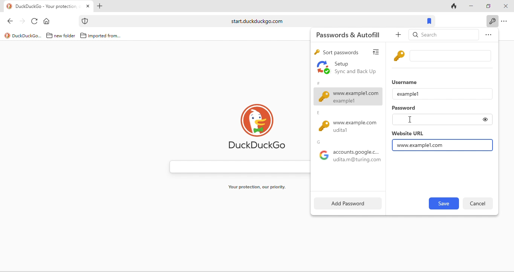 This screenshot has width=514, height=272. I want to click on option, so click(505, 21).